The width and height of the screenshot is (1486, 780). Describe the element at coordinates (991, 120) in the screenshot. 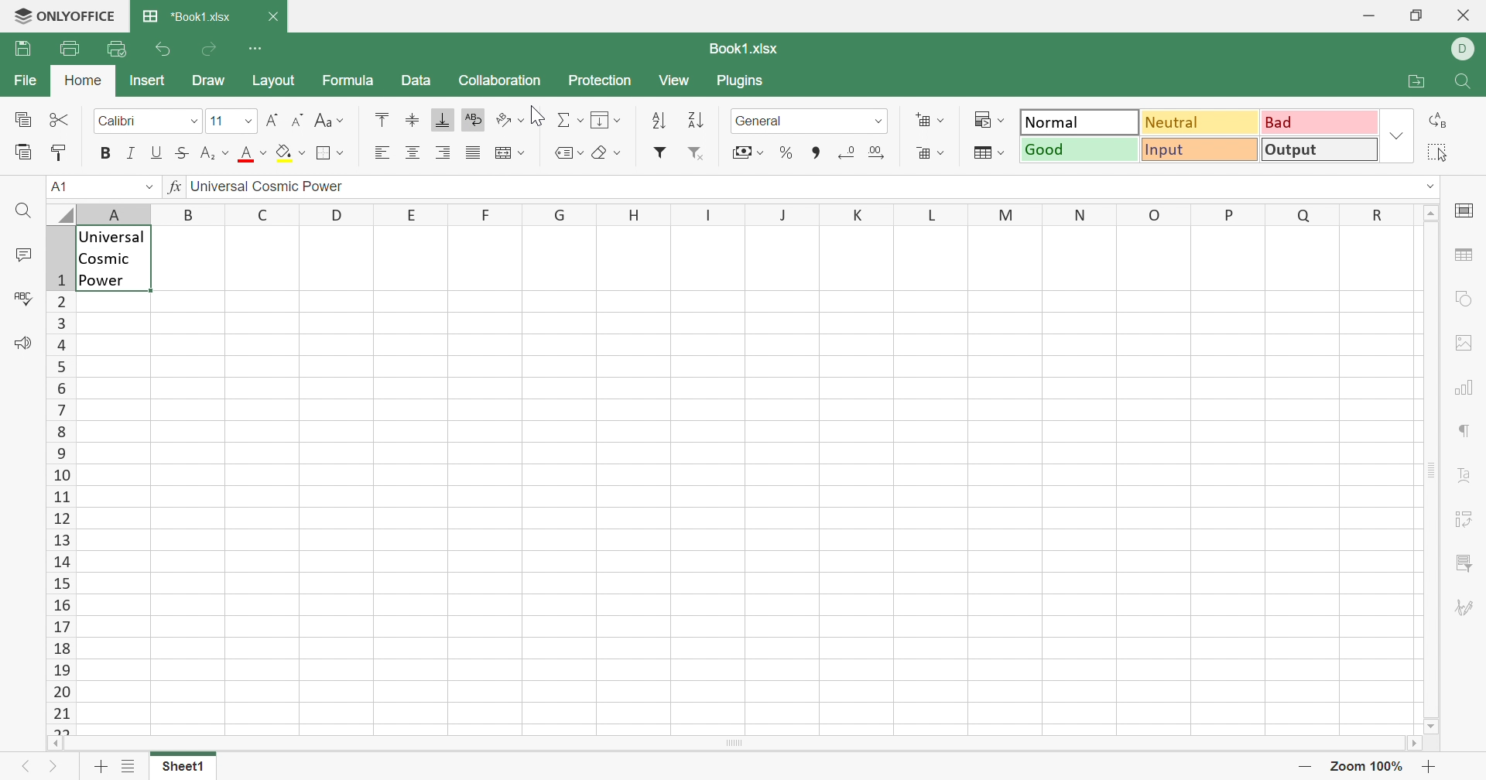

I see `Conditional formatting` at that location.